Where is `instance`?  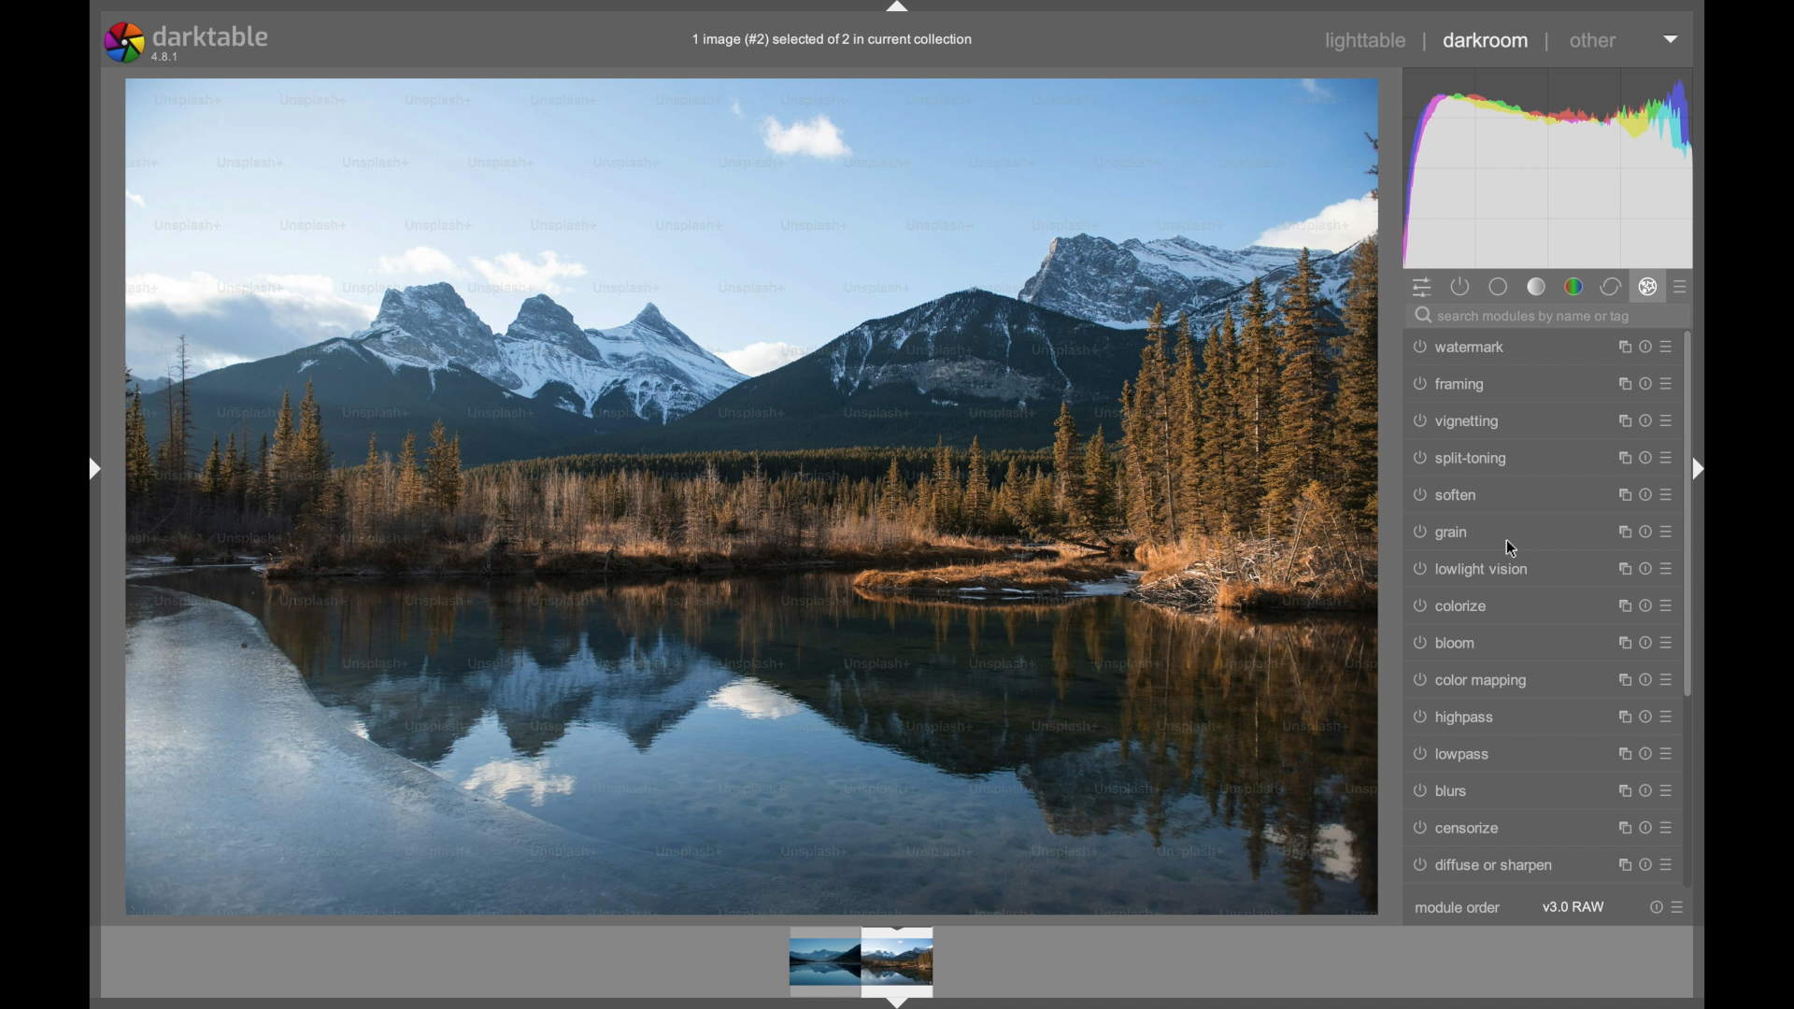
instance is located at coordinates (1622, 458).